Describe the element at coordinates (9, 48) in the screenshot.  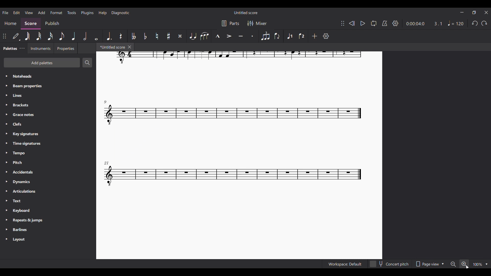
I see `Palettes` at that location.